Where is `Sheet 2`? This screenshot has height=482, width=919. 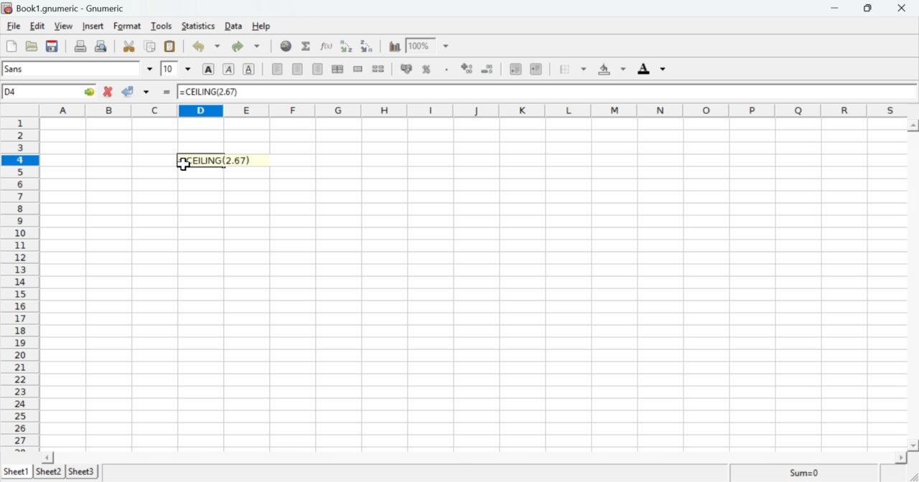
Sheet 2 is located at coordinates (50, 472).